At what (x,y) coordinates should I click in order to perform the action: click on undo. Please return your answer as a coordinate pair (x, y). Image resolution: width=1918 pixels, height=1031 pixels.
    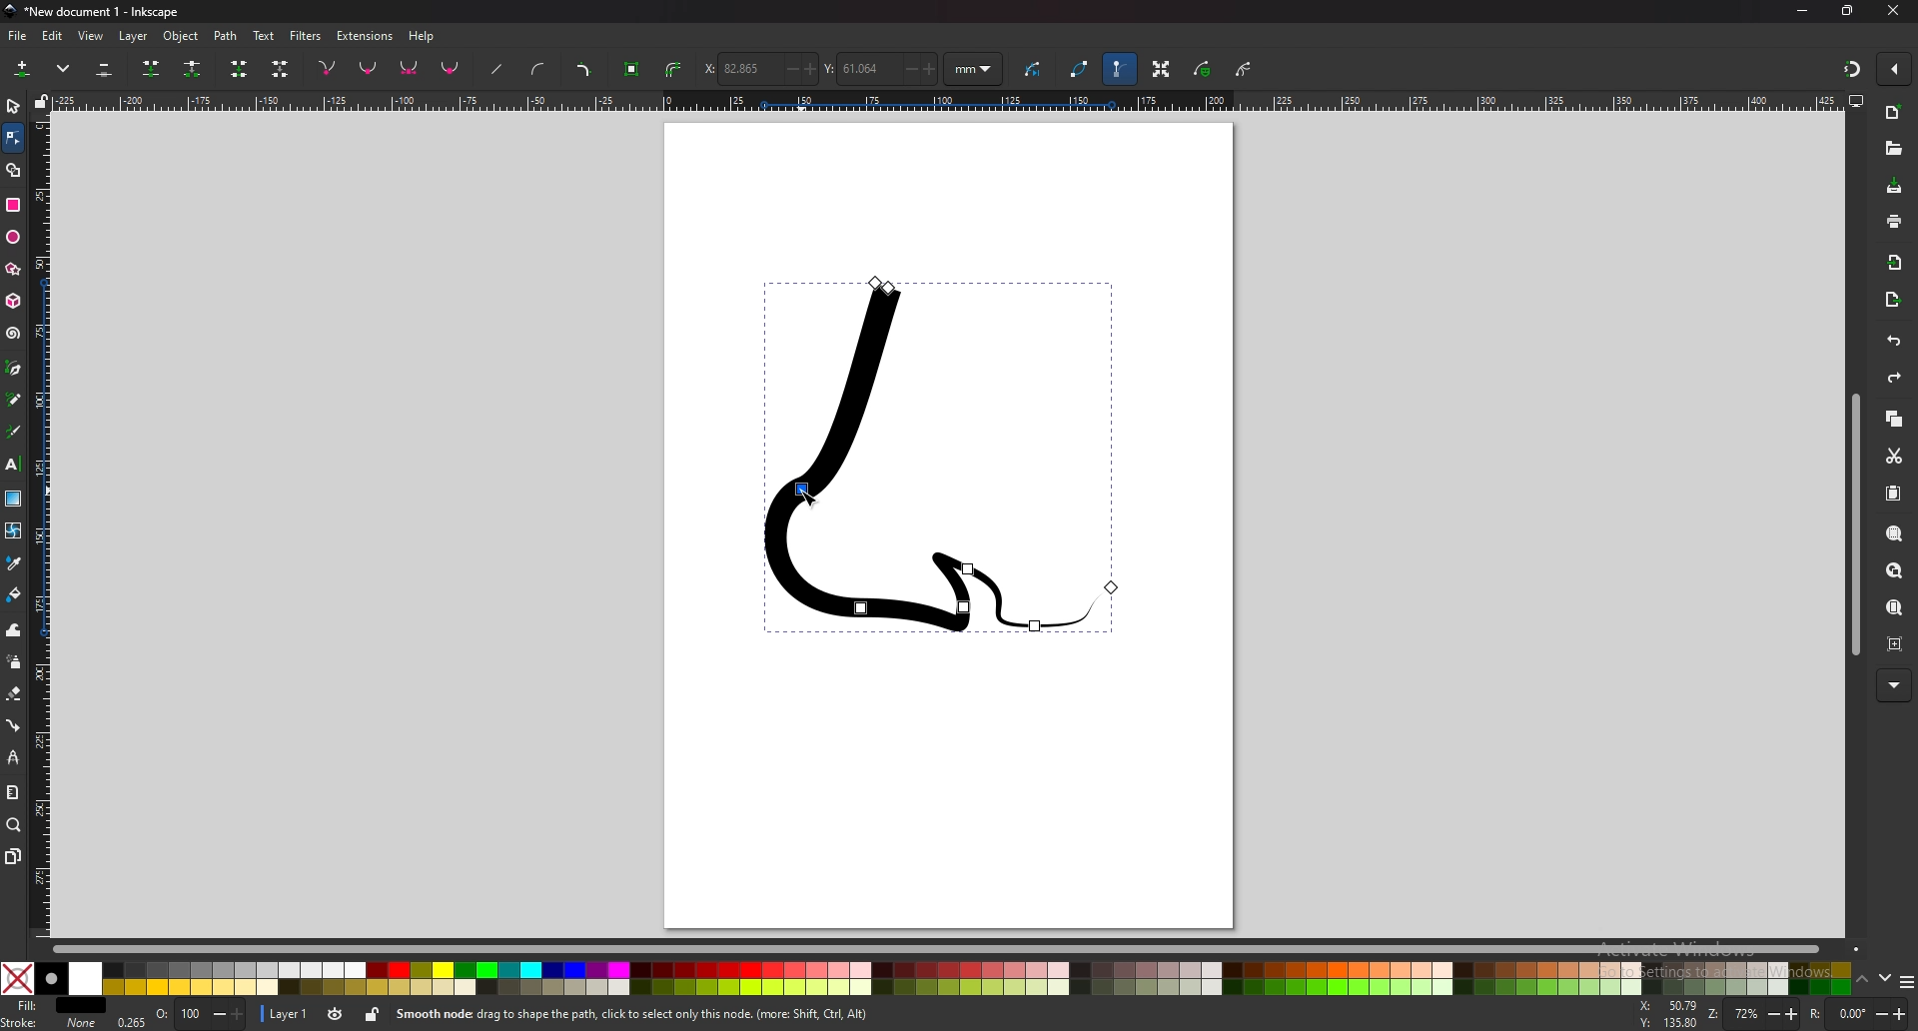
    Looking at the image, I should click on (1890, 342).